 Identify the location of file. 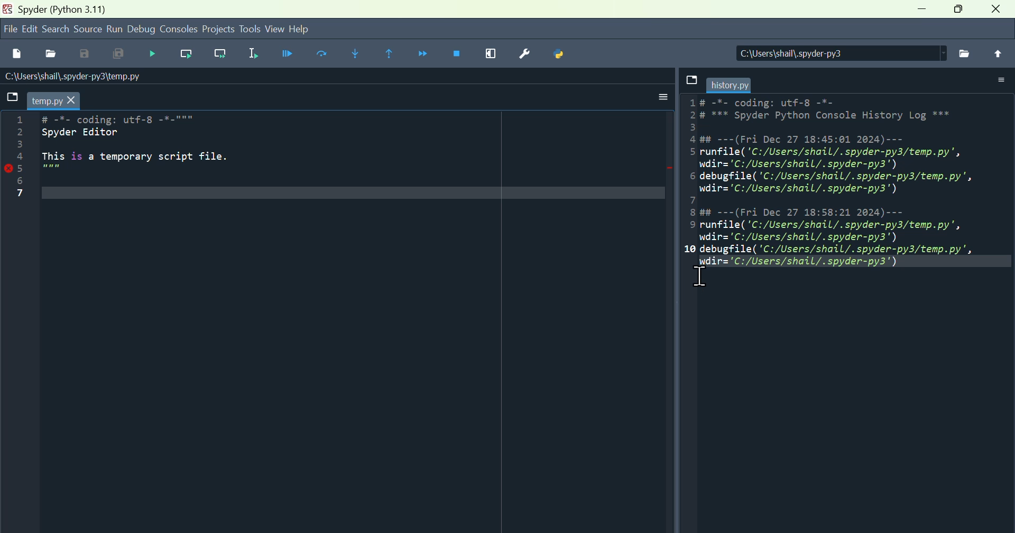
(10, 30).